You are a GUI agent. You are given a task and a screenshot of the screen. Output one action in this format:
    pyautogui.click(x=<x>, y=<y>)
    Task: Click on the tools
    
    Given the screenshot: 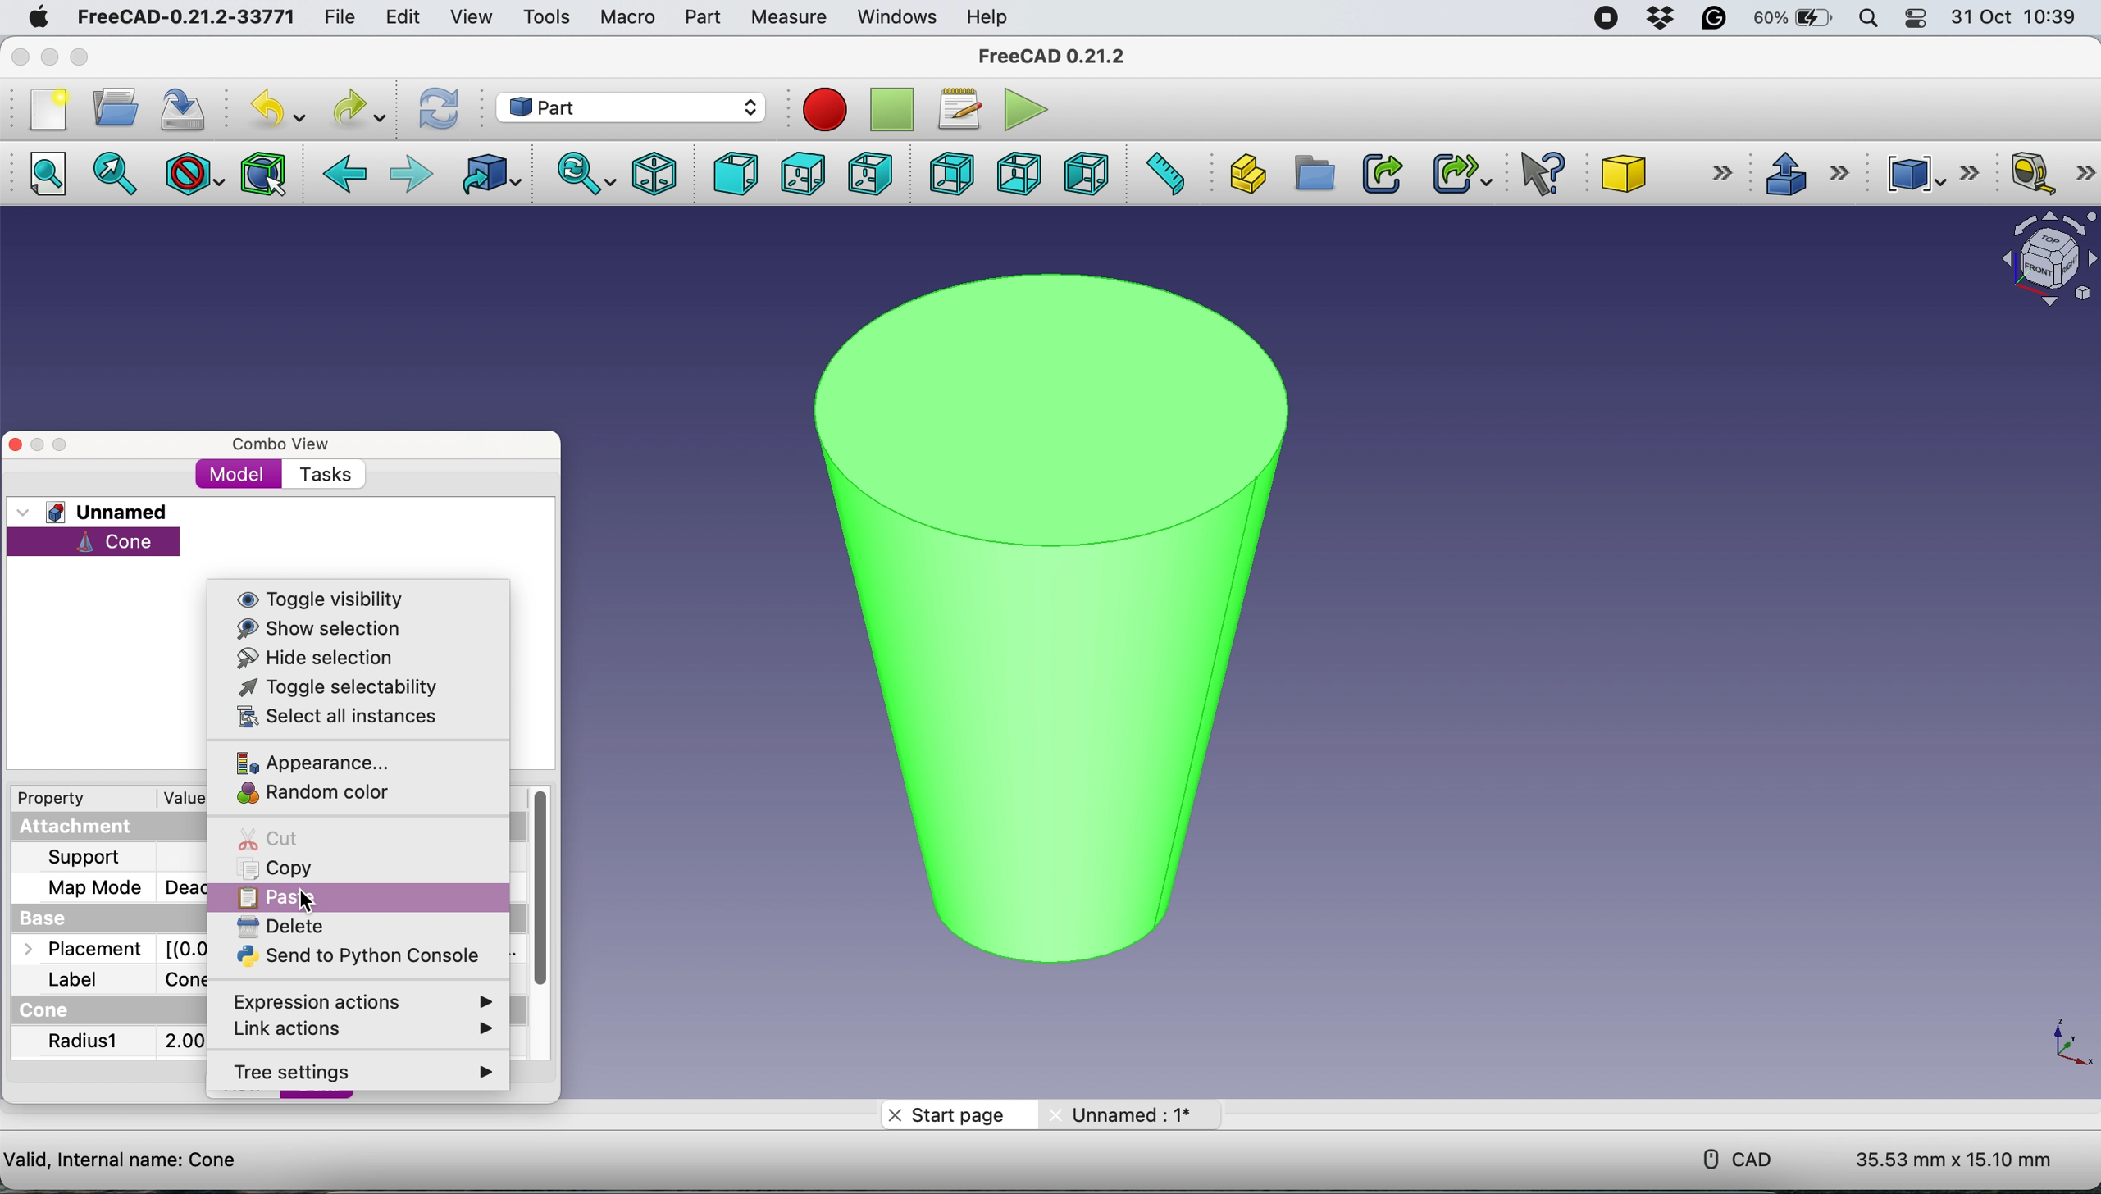 What is the action you would take?
    pyautogui.click(x=547, y=18)
    